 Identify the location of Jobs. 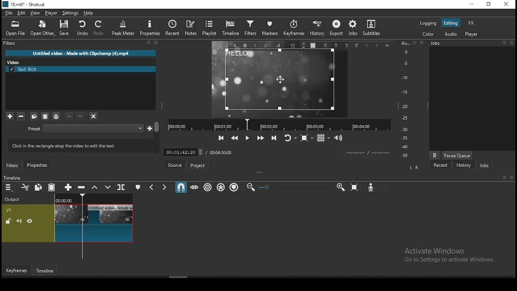
(435, 43).